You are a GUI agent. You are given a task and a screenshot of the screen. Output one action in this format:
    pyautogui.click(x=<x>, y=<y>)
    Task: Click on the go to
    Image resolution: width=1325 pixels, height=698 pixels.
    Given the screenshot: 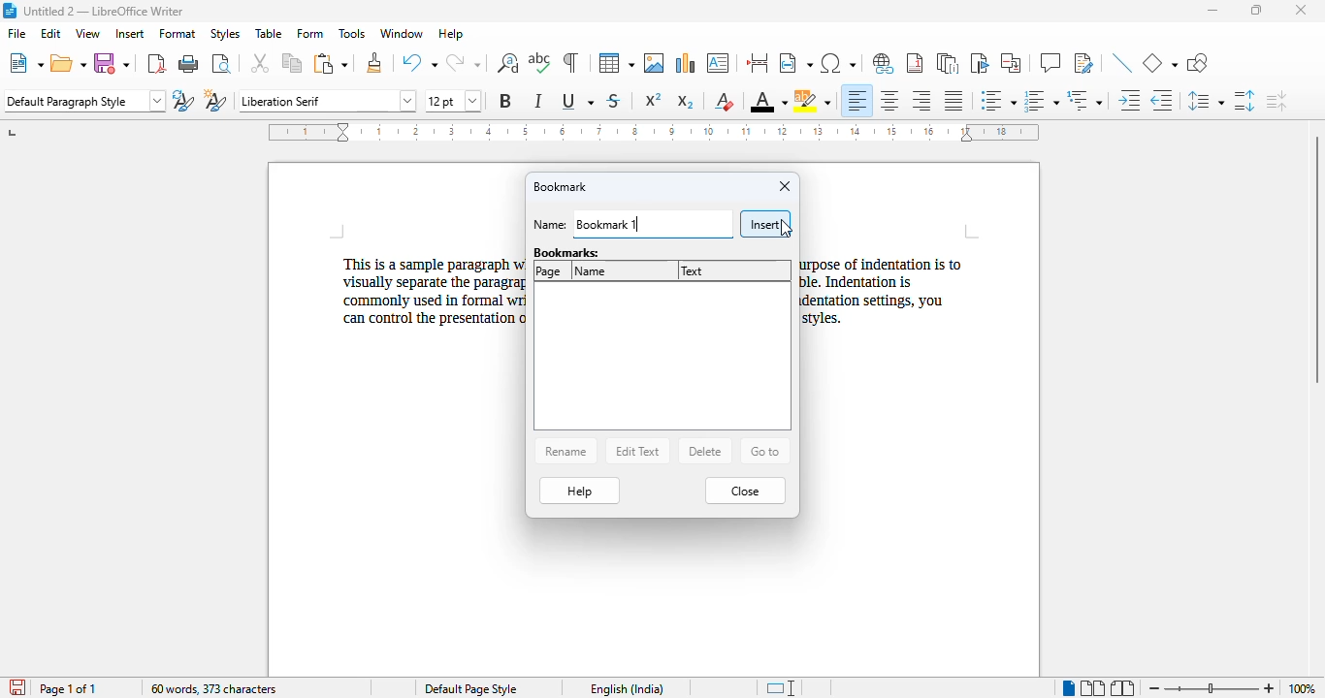 What is the action you would take?
    pyautogui.click(x=765, y=451)
    